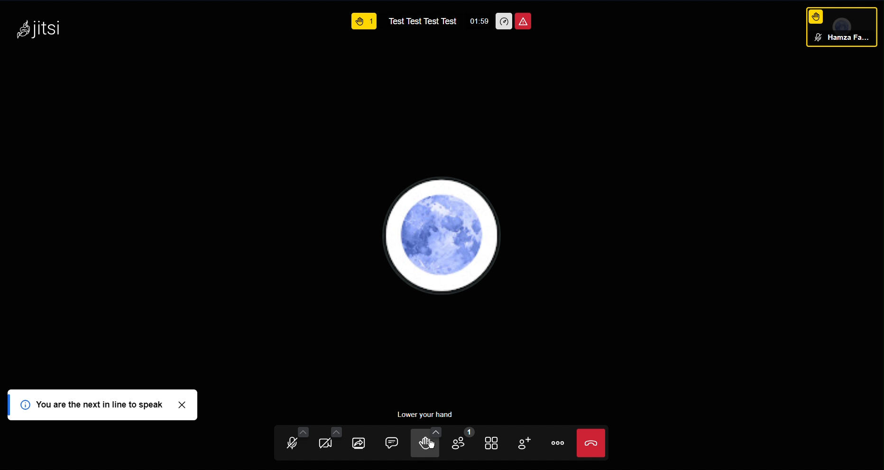  I want to click on 01:59, so click(480, 20).